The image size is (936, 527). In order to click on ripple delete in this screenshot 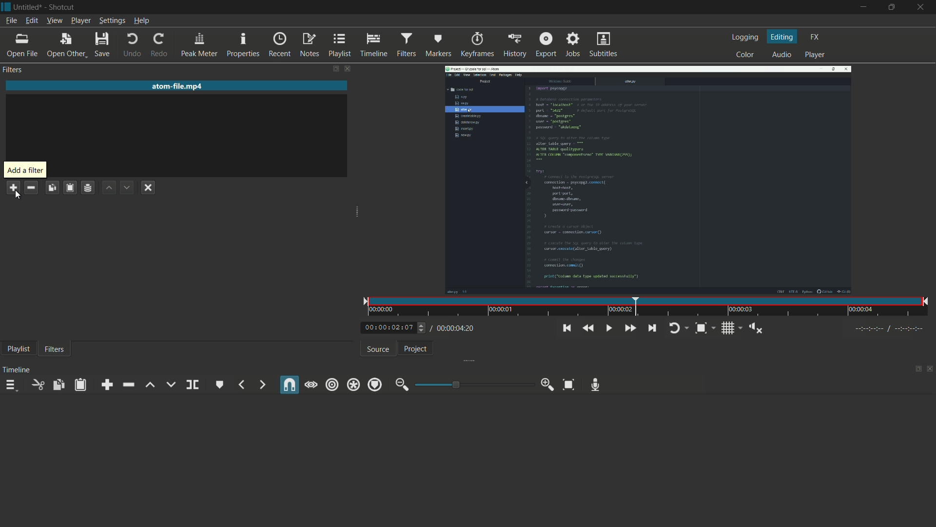, I will do `click(128, 385)`.